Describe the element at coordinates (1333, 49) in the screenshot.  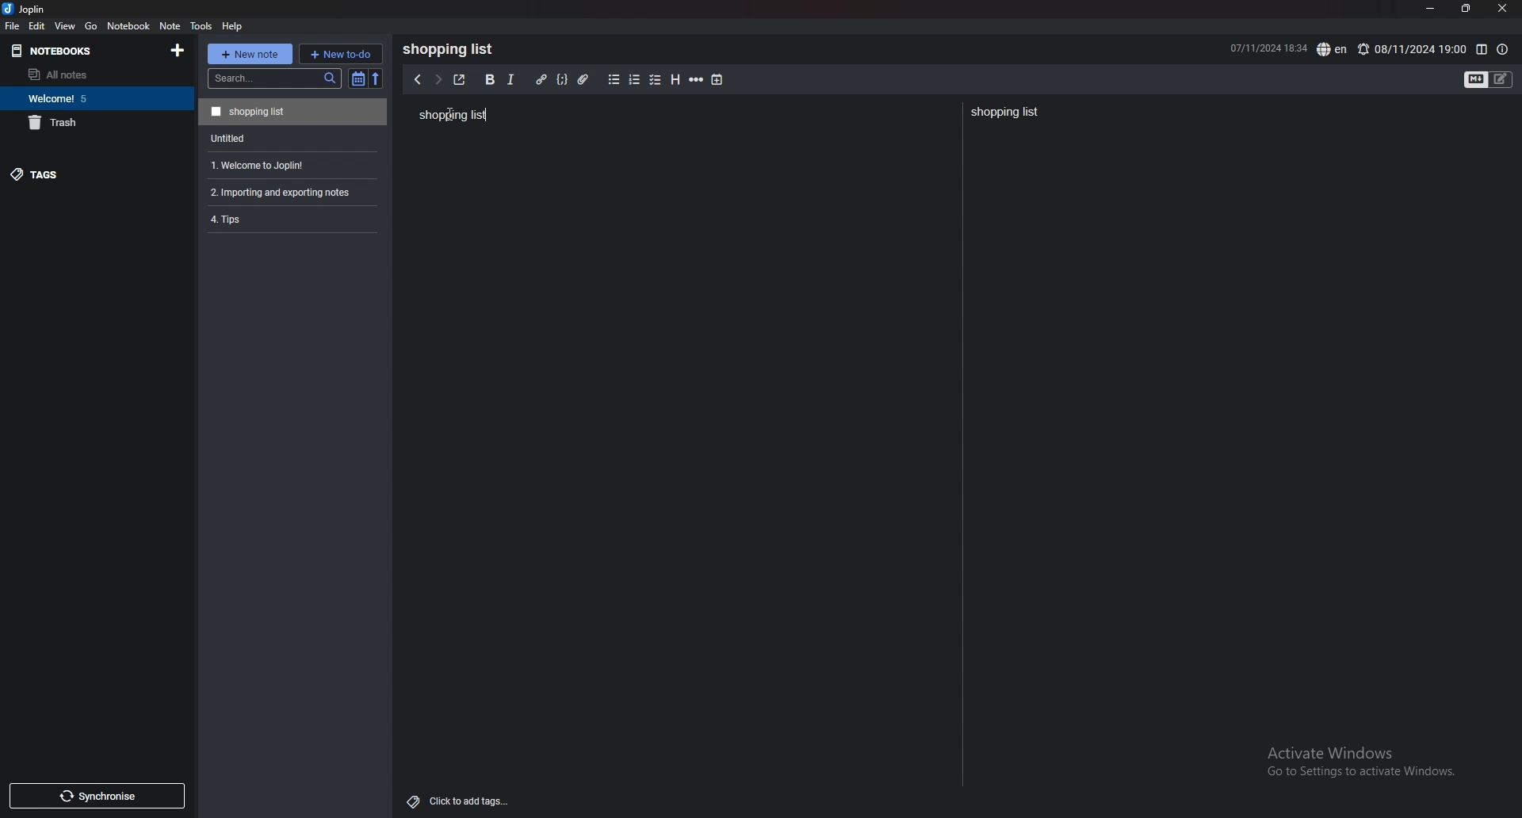
I see `spell check` at that location.